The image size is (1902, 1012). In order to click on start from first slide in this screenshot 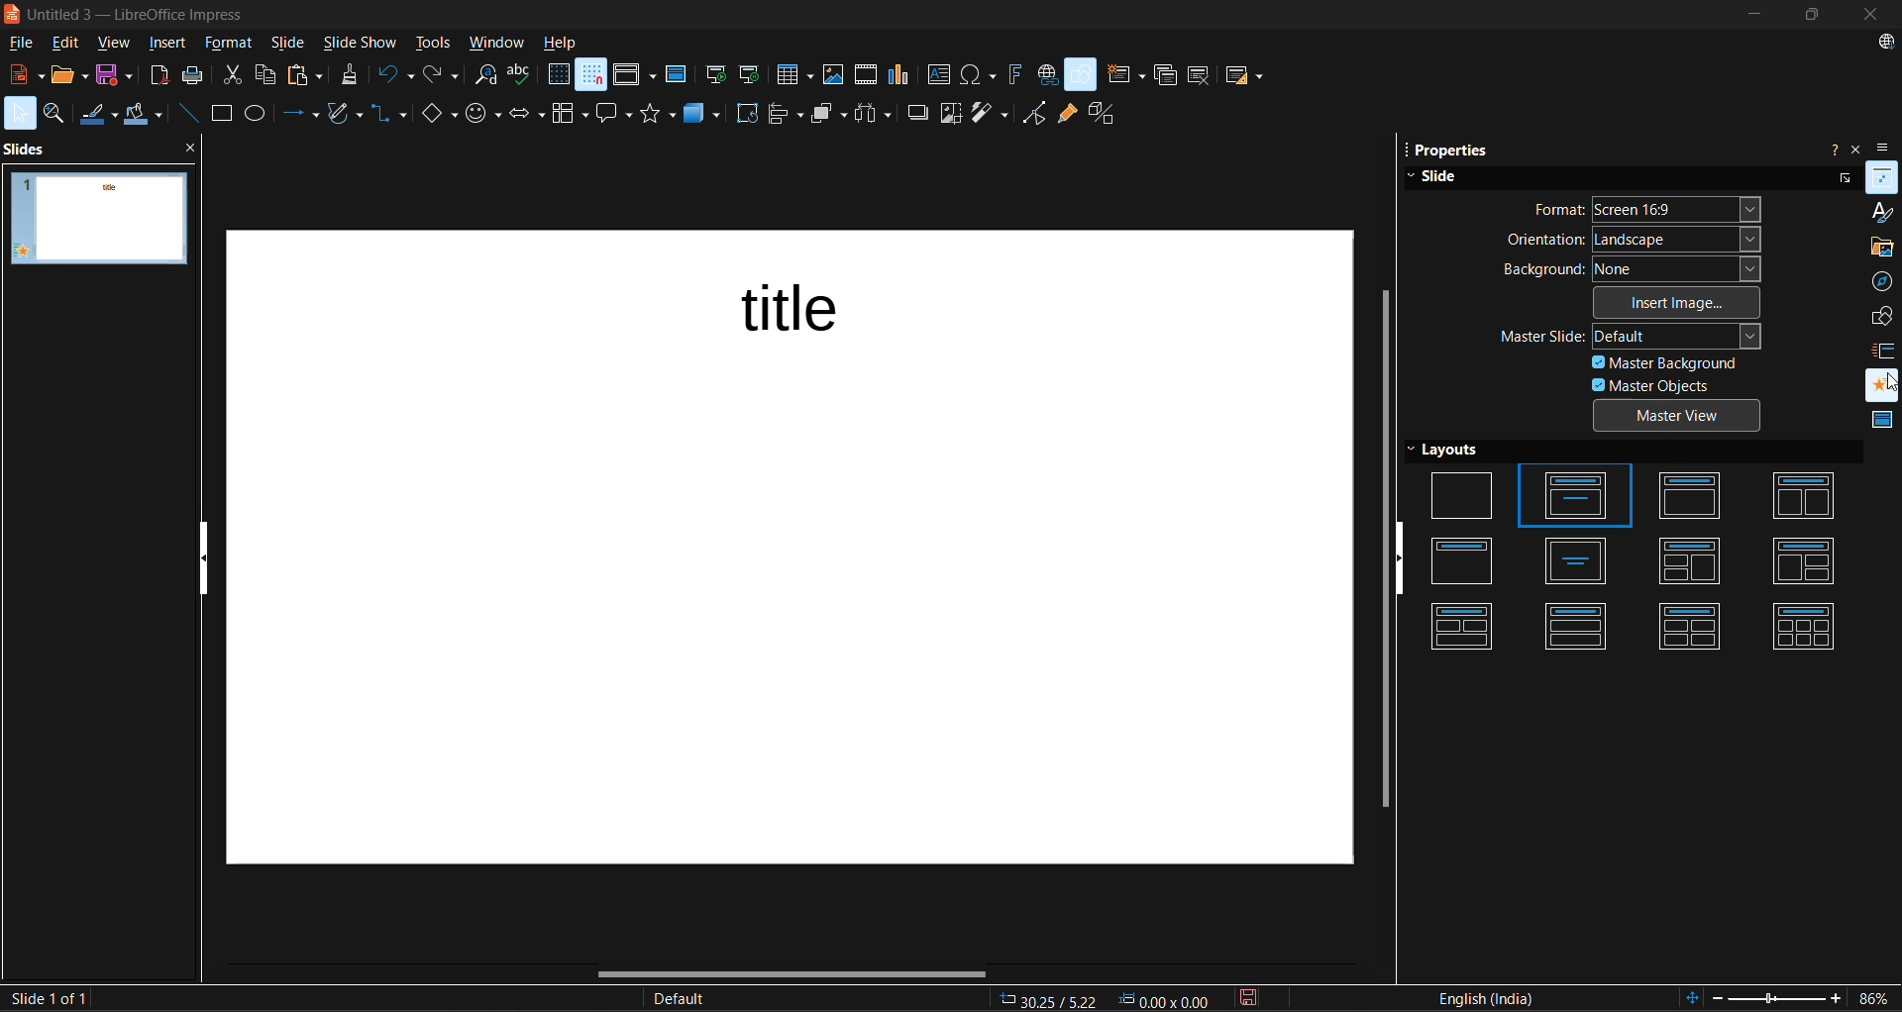, I will do `click(716, 76)`.